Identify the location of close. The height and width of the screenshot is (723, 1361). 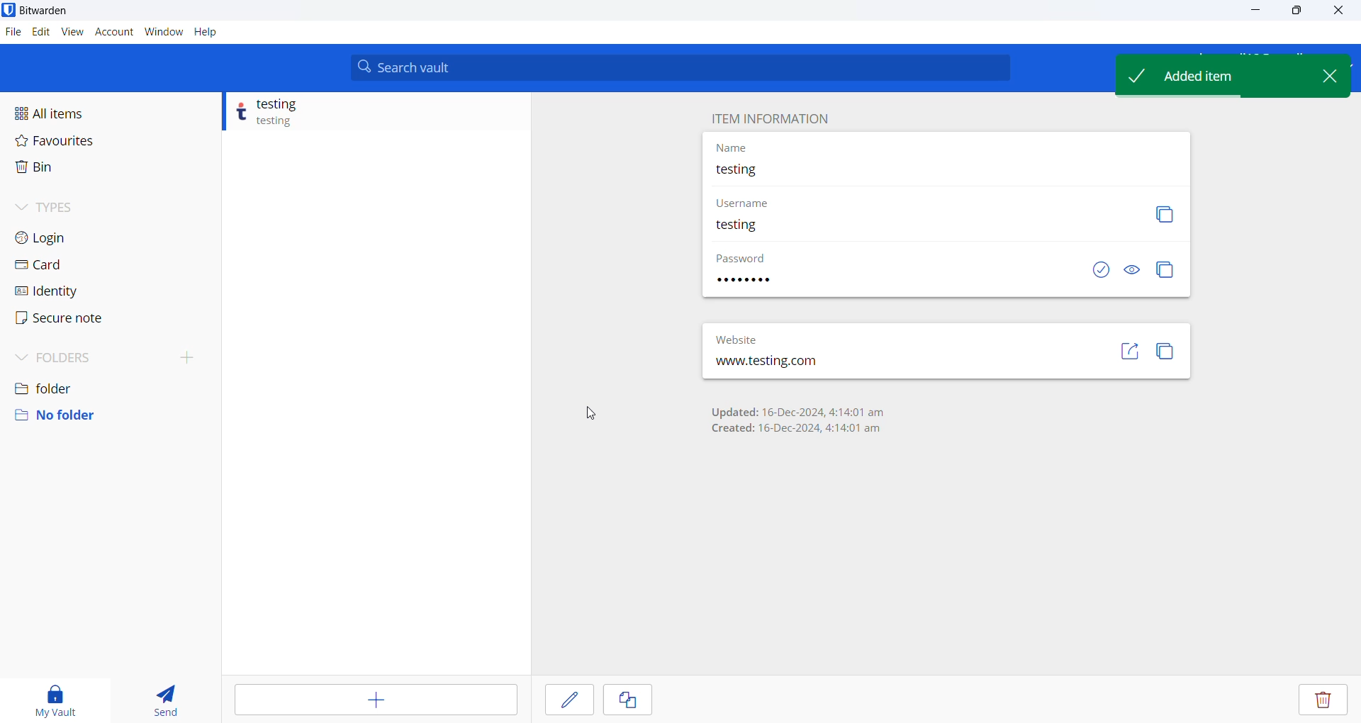
(1330, 75).